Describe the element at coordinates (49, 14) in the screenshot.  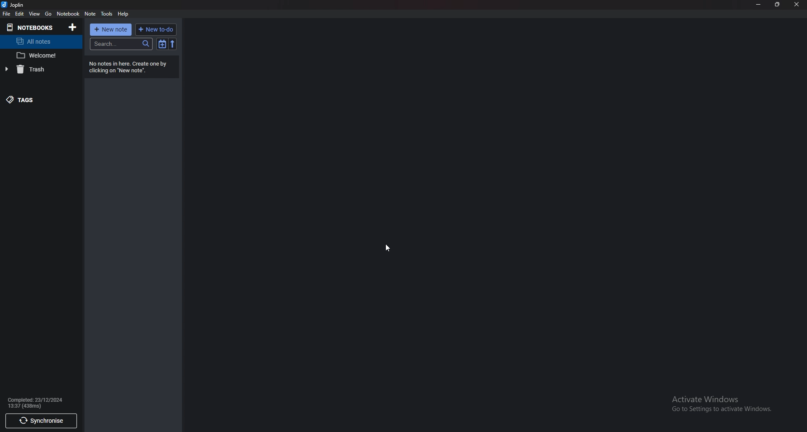
I see `Go` at that location.